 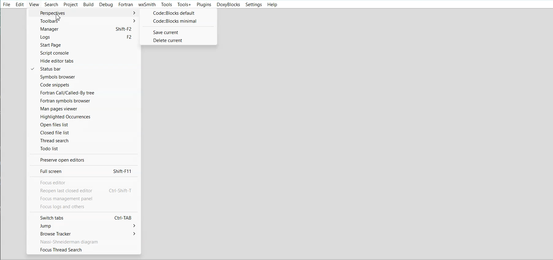 I want to click on Switch tabs, so click(x=85, y=218).